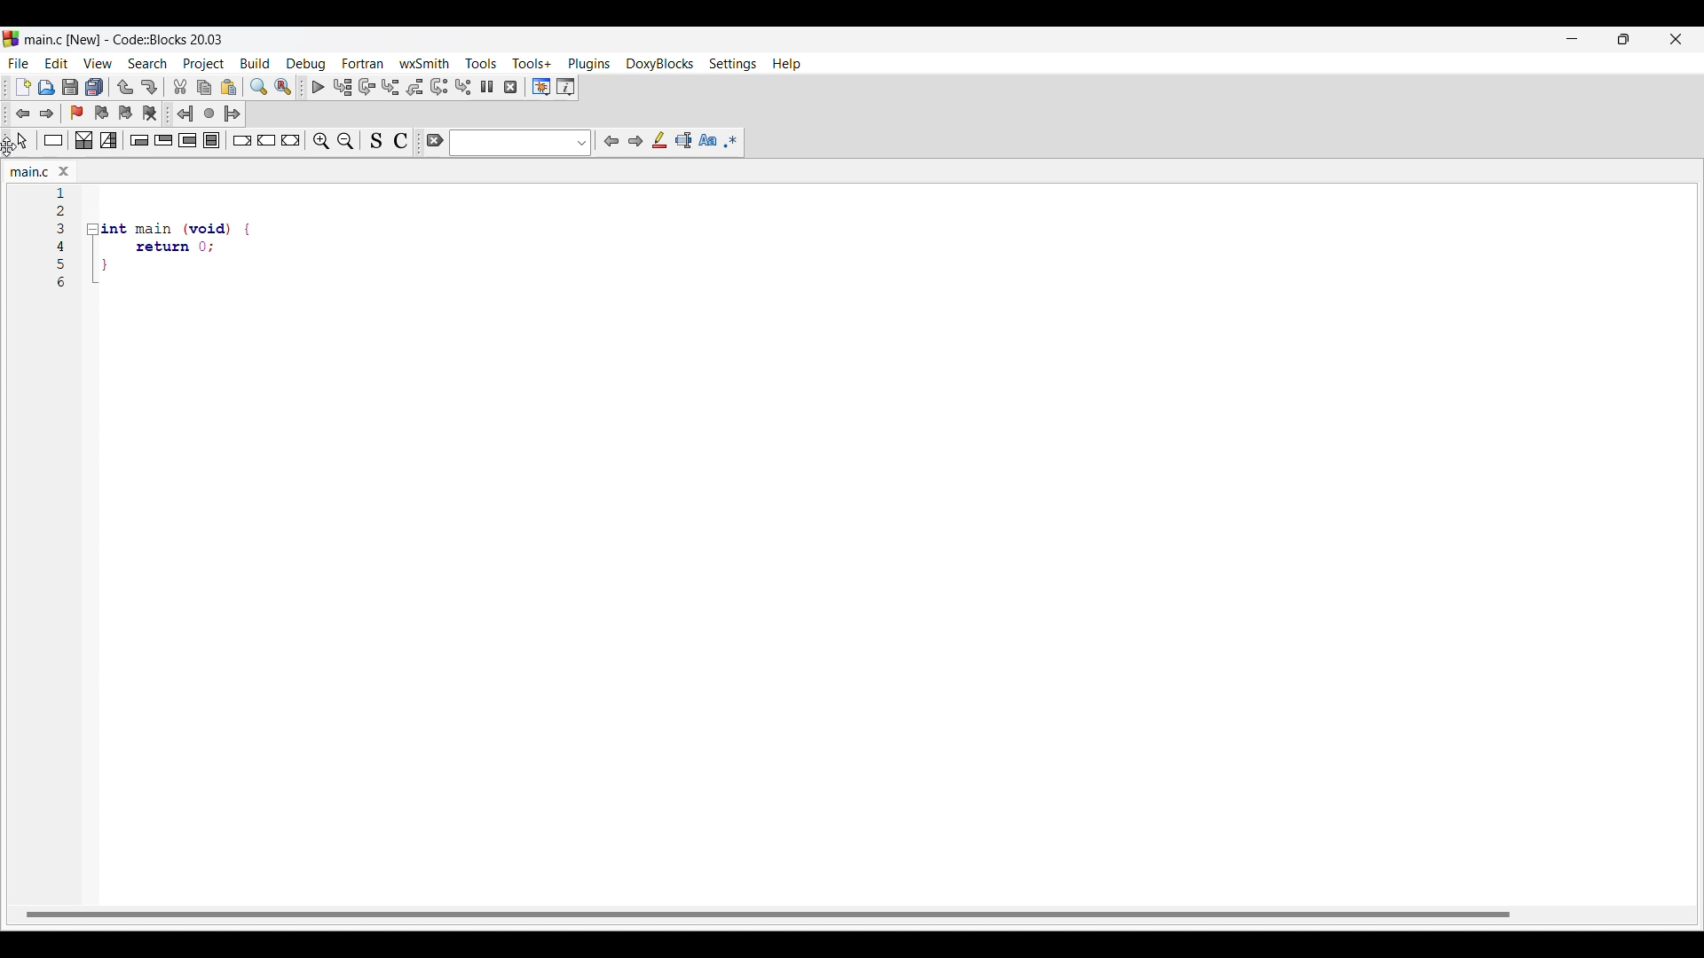 The image size is (1704, 958). I want to click on Last jump, so click(209, 113).